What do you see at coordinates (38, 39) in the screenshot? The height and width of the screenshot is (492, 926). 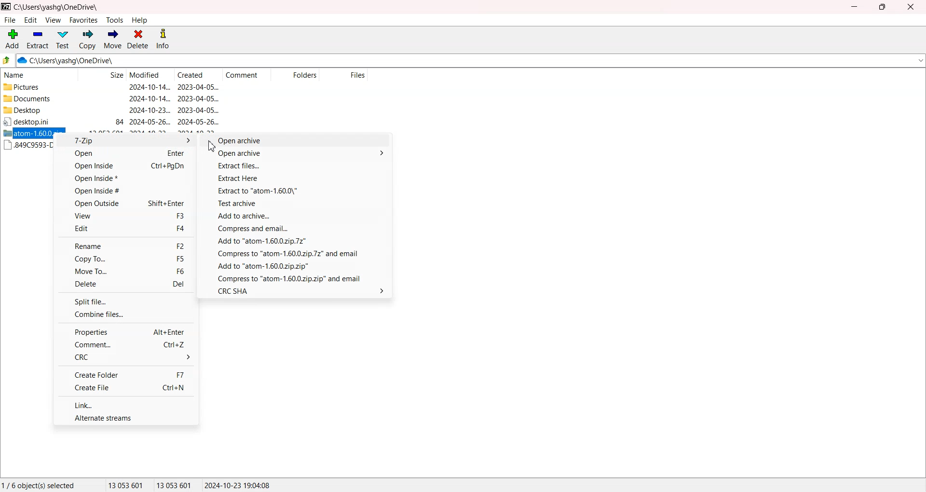 I see `Extract` at bounding box center [38, 39].